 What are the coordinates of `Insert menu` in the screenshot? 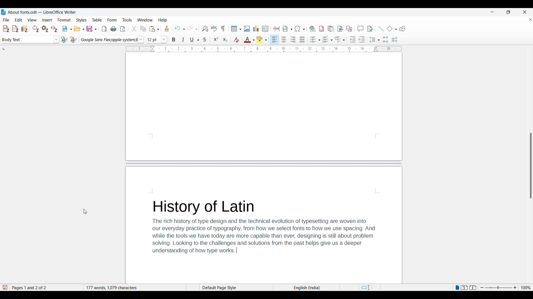 It's located at (47, 20).